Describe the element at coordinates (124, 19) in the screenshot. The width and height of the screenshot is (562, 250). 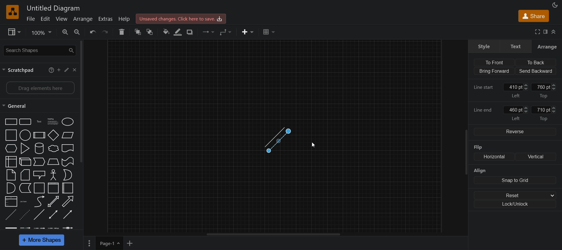
I see `help` at that location.